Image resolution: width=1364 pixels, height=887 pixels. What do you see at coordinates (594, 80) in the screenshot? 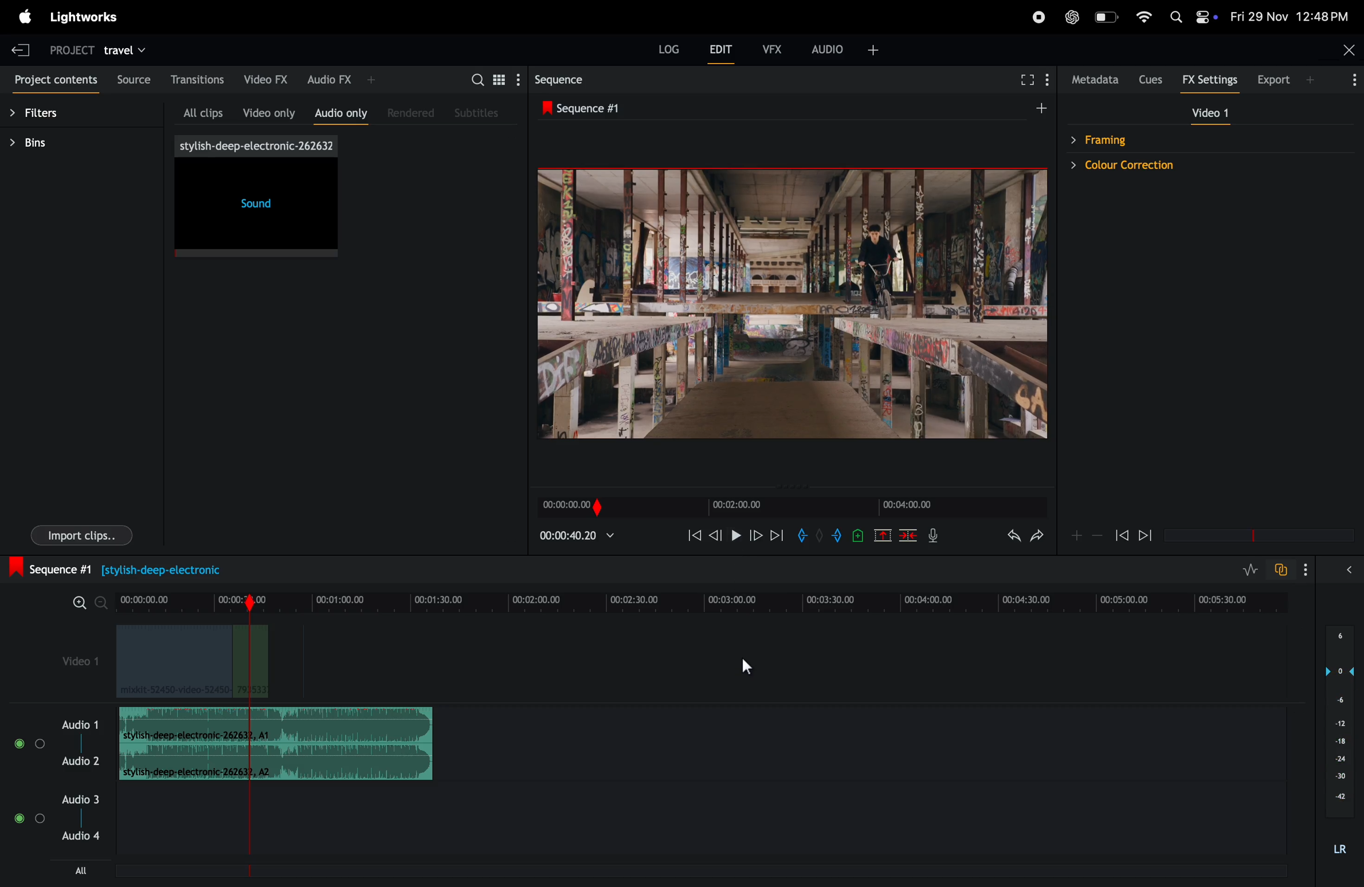
I see `sequence` at bounding box center [594, 80].